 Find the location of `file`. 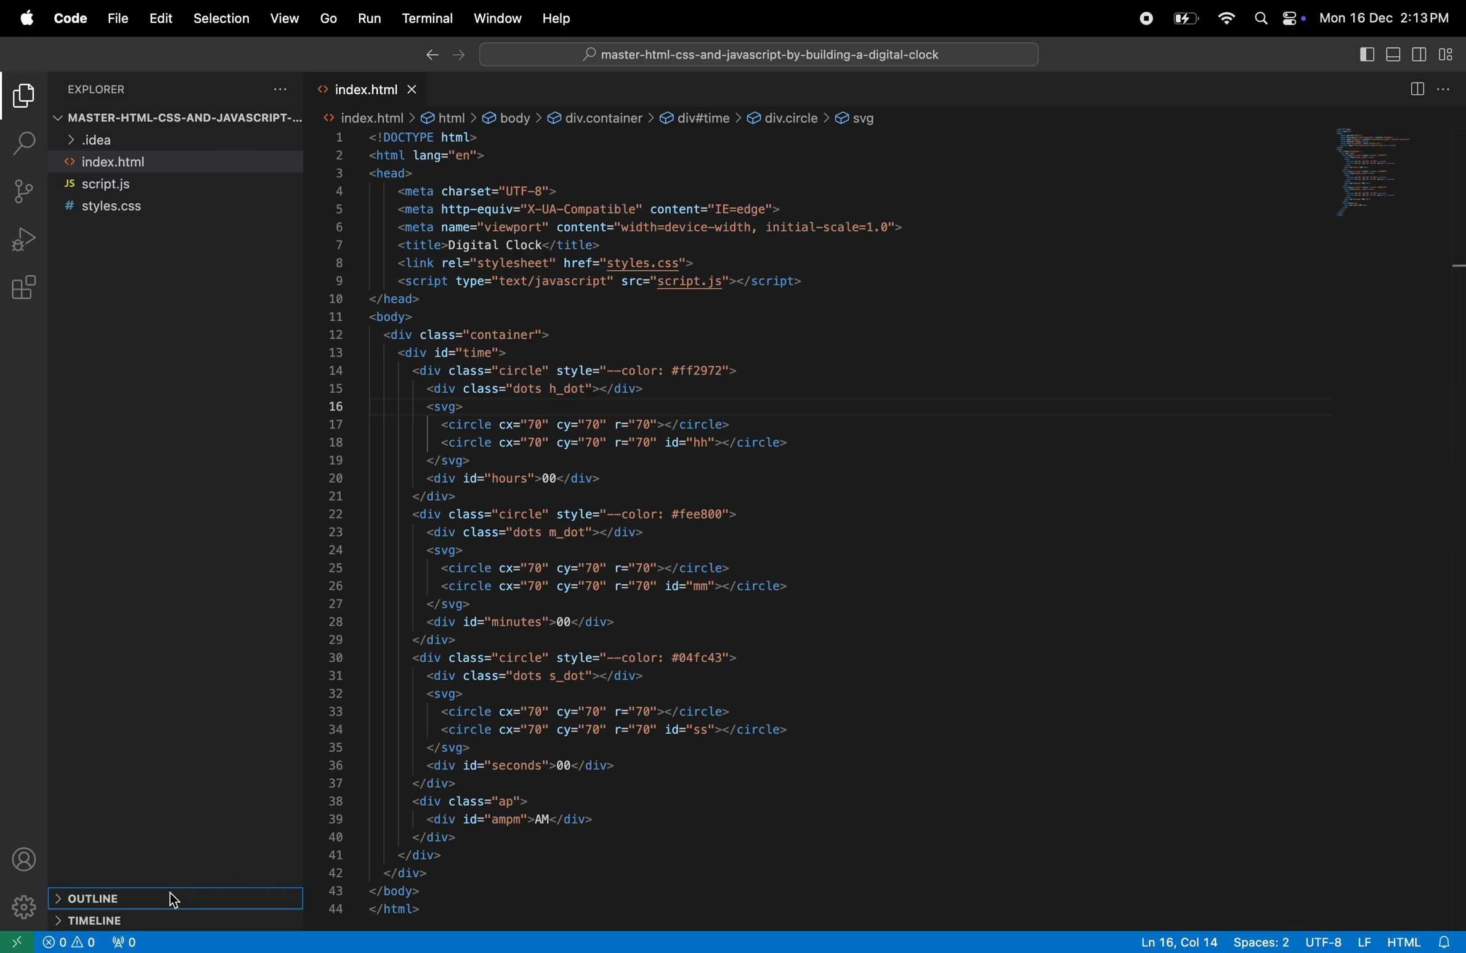

file is located at coordinates (116, 21).